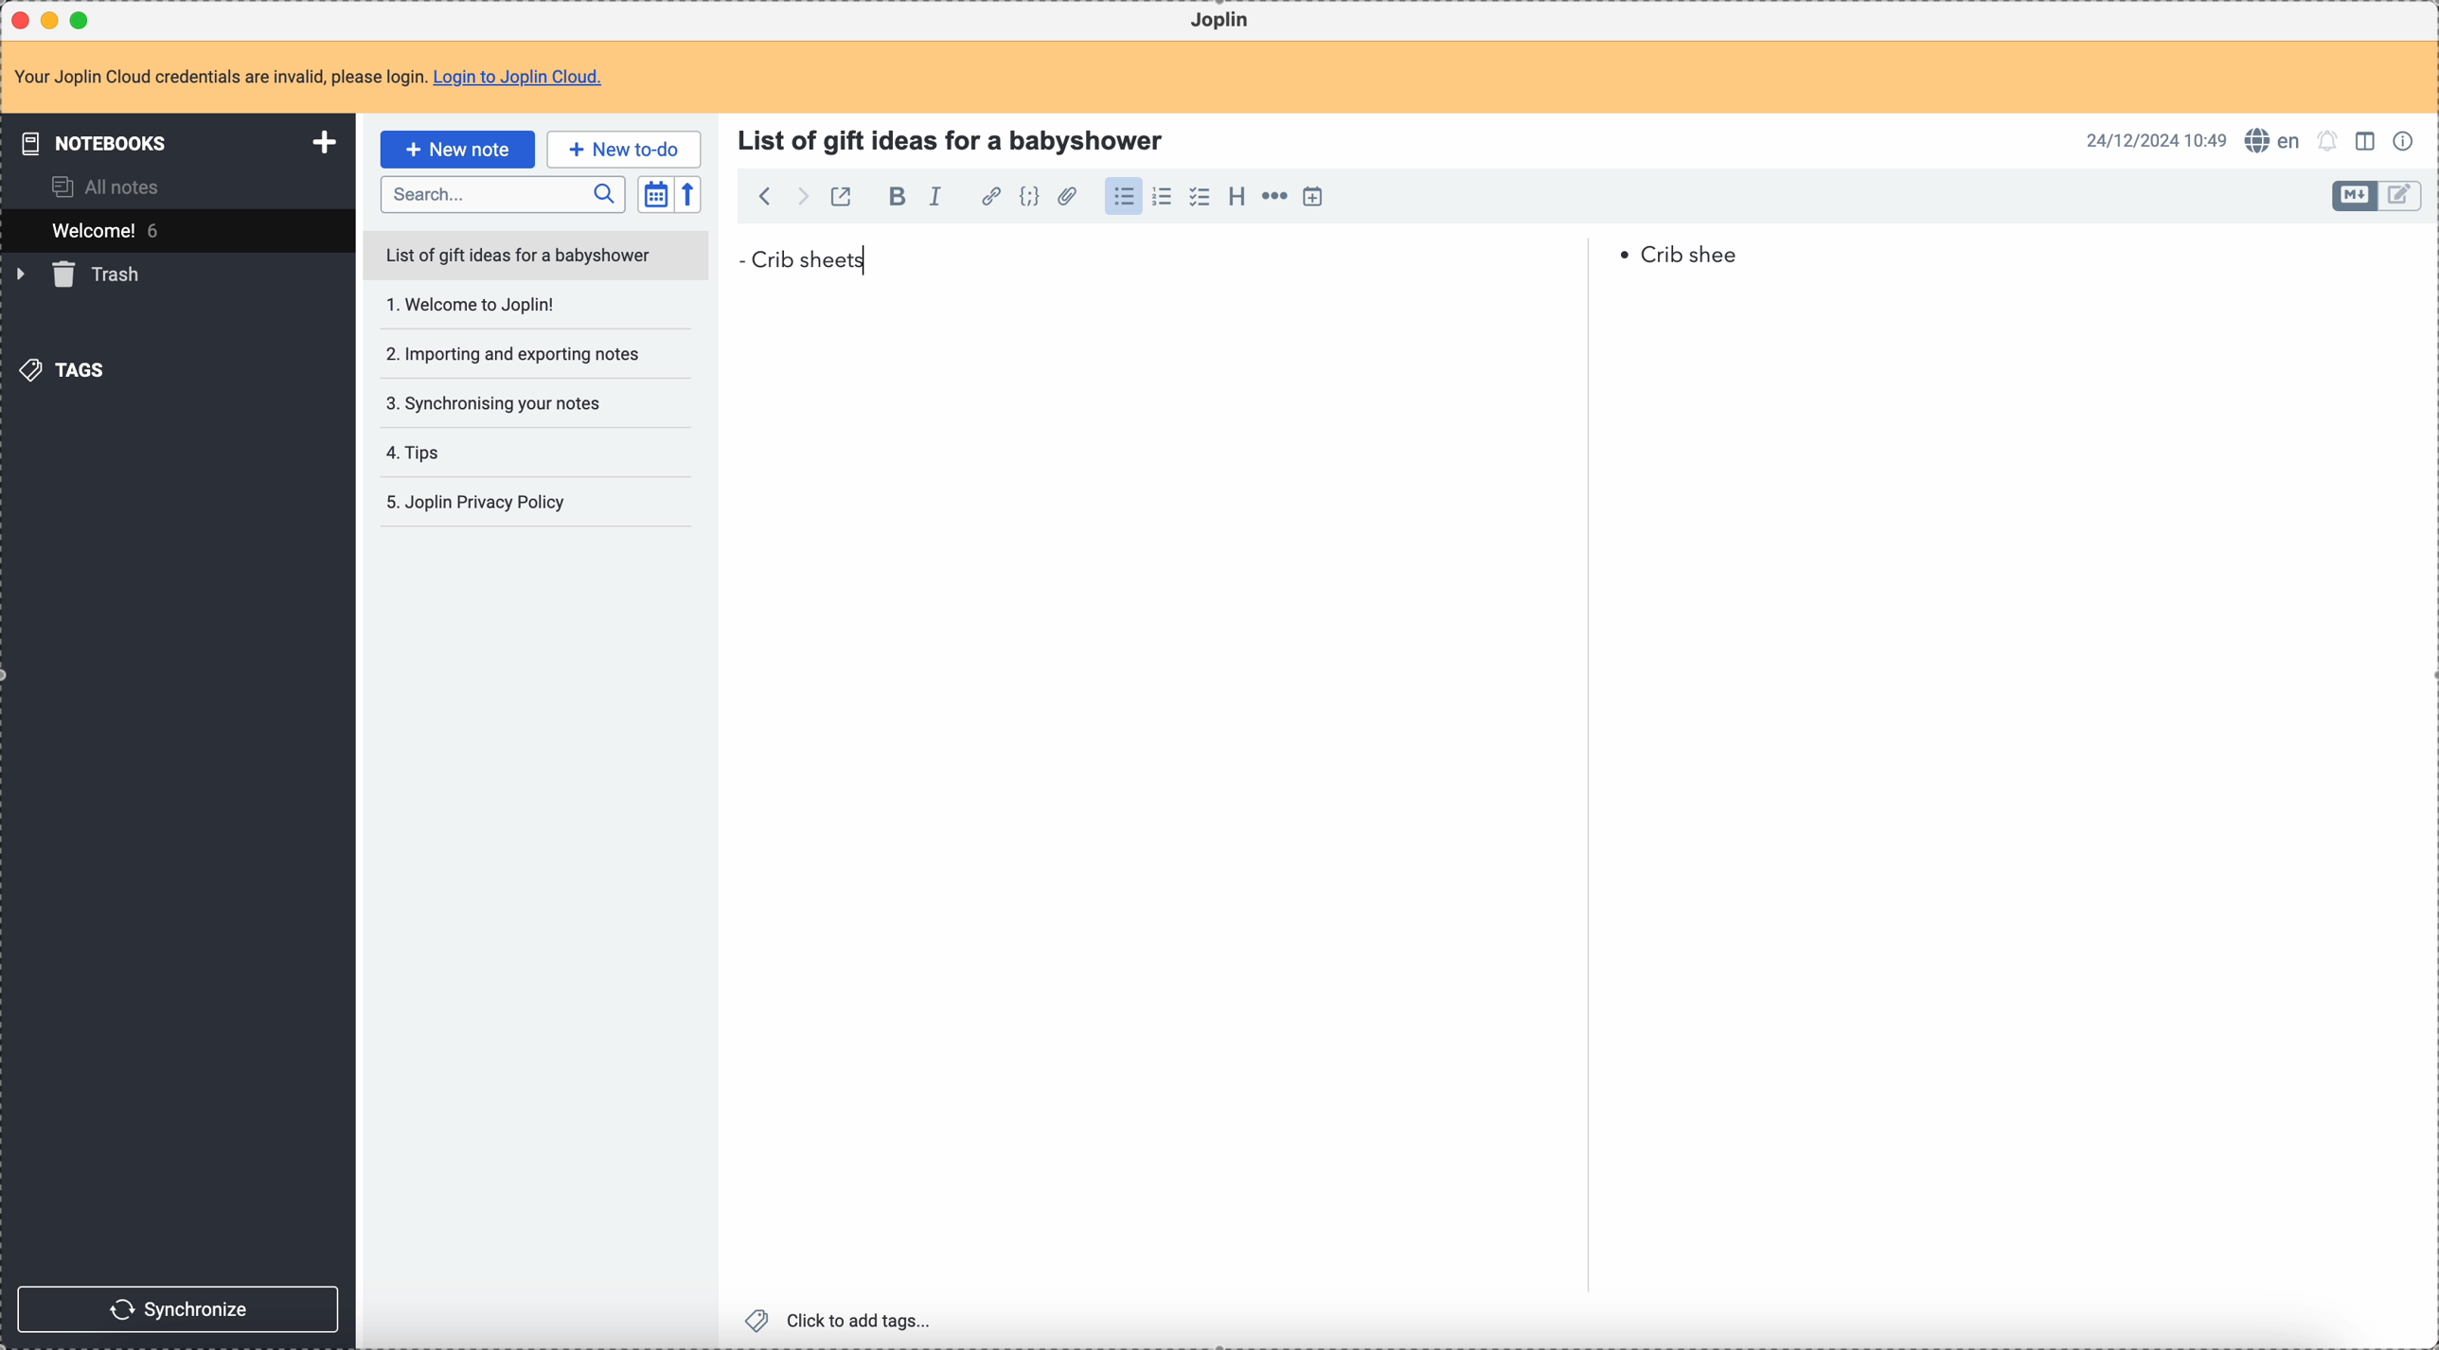 Image resolution: width=2439 pixels, height=1350 pixels. I want to click on search bar, so click(503, 195).